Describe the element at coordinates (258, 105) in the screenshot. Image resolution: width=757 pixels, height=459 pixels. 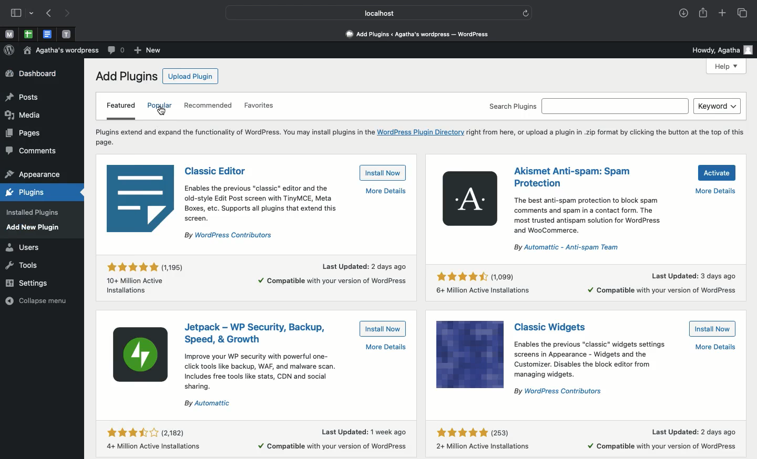
I see `Favorites` at that location.